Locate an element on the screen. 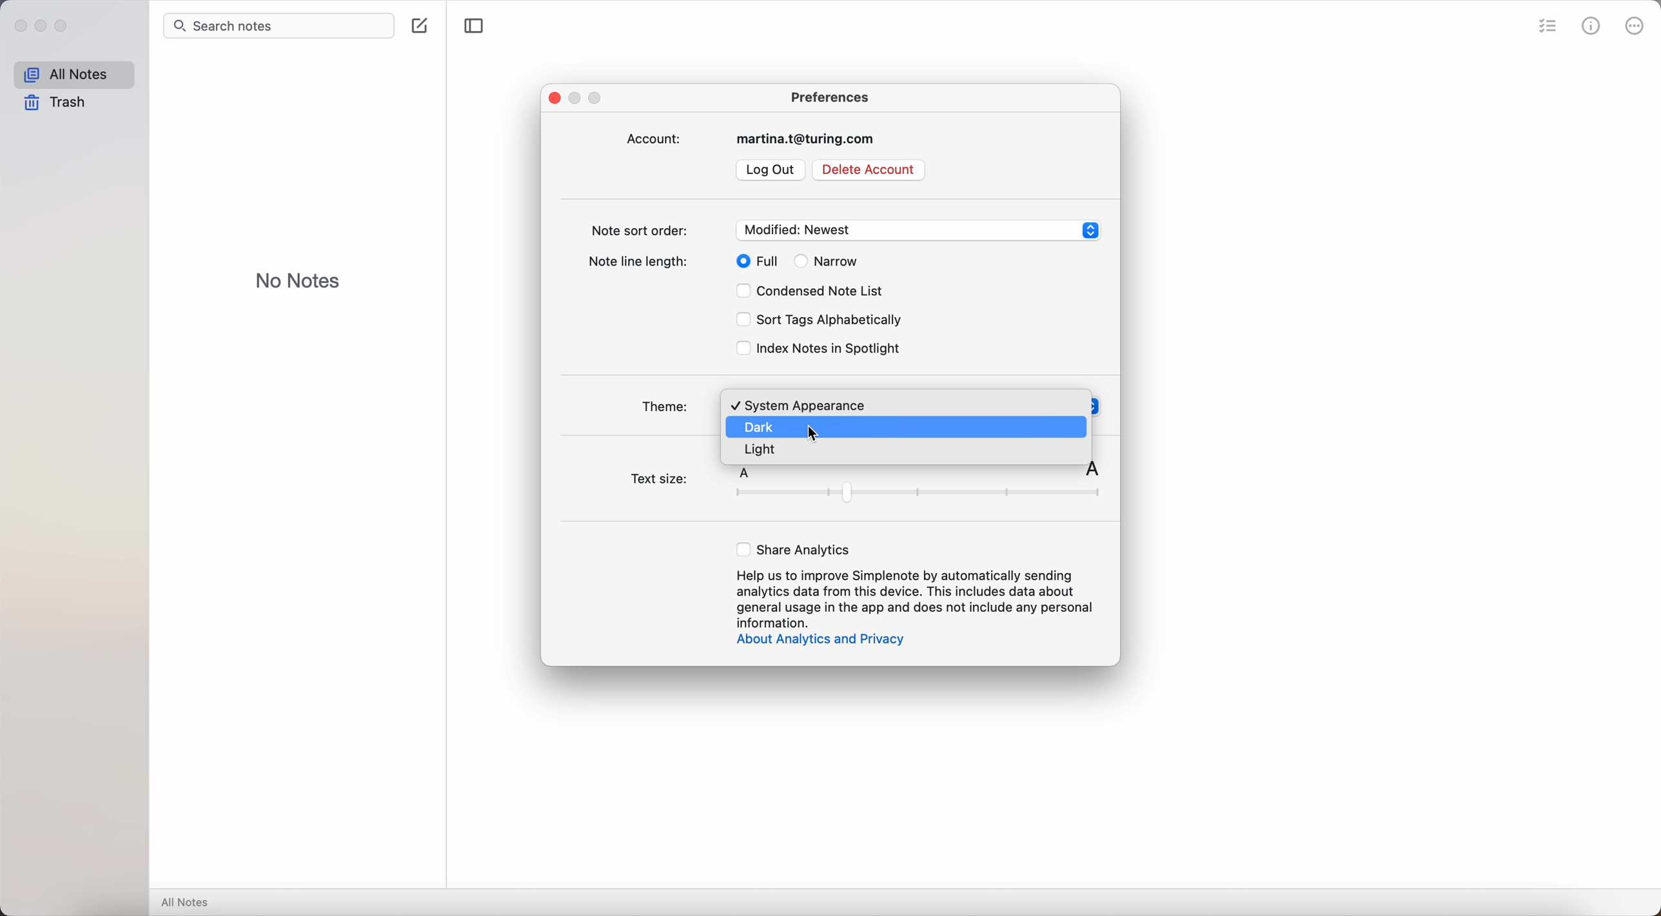 The image size is (1661, 916). note sort order is located at coordinates (845, 229).